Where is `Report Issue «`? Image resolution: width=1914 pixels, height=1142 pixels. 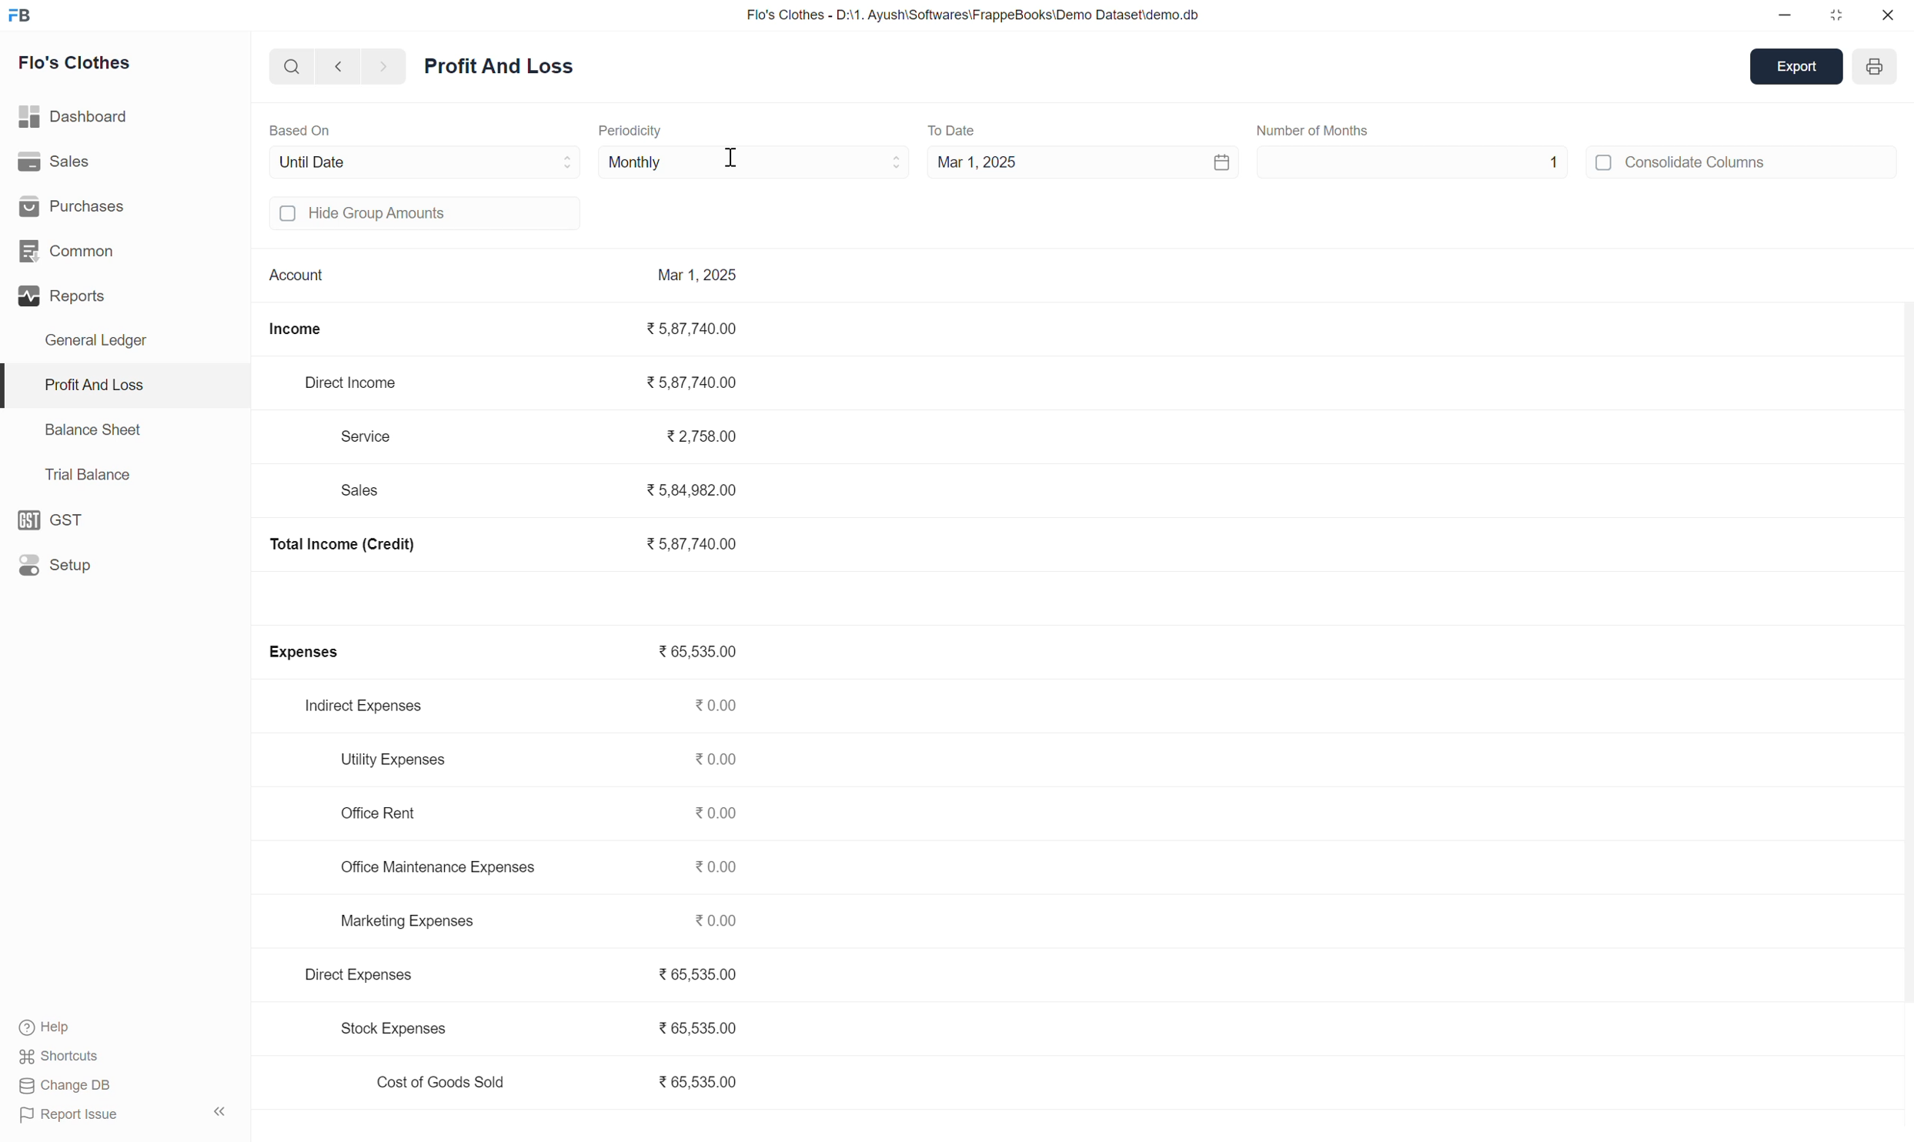
Report Issue « is located at coordinates (127, 1115).